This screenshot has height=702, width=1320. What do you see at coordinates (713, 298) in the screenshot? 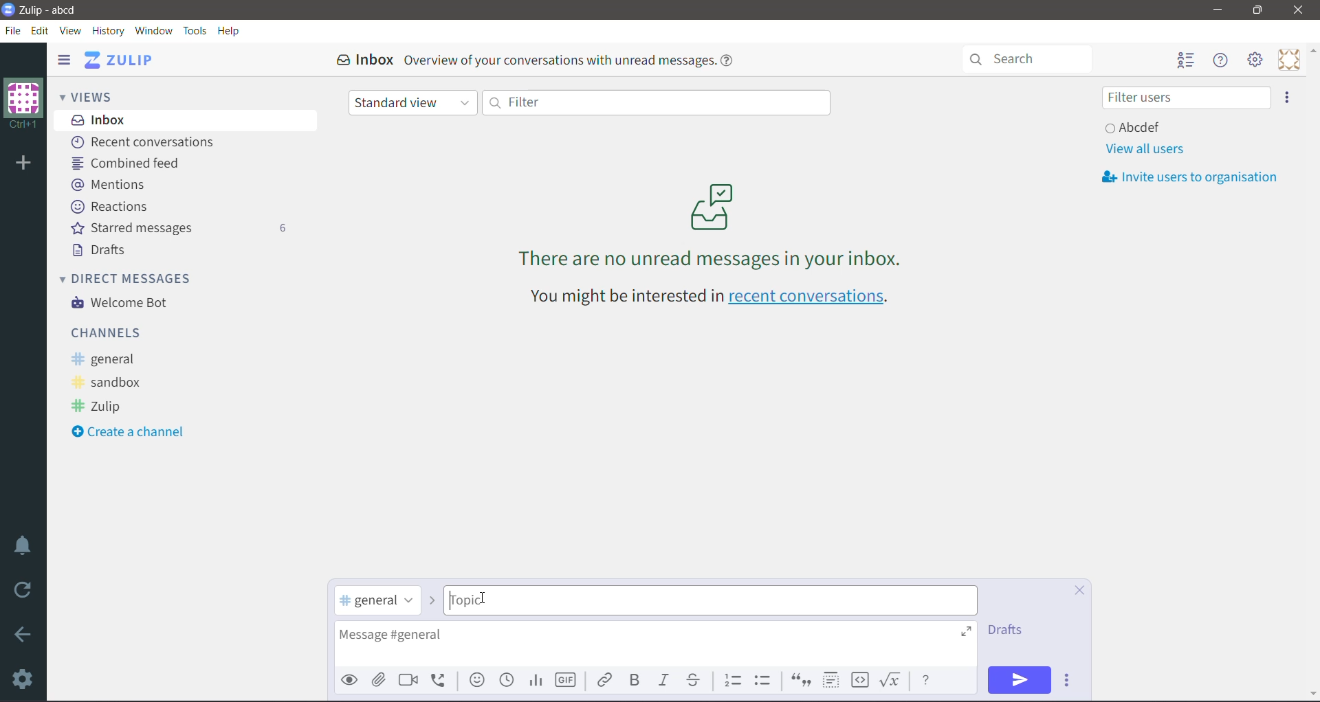
I see `You might be interested in recent conversations - Click link to open recent conversations` at bounding box center [713, 298].